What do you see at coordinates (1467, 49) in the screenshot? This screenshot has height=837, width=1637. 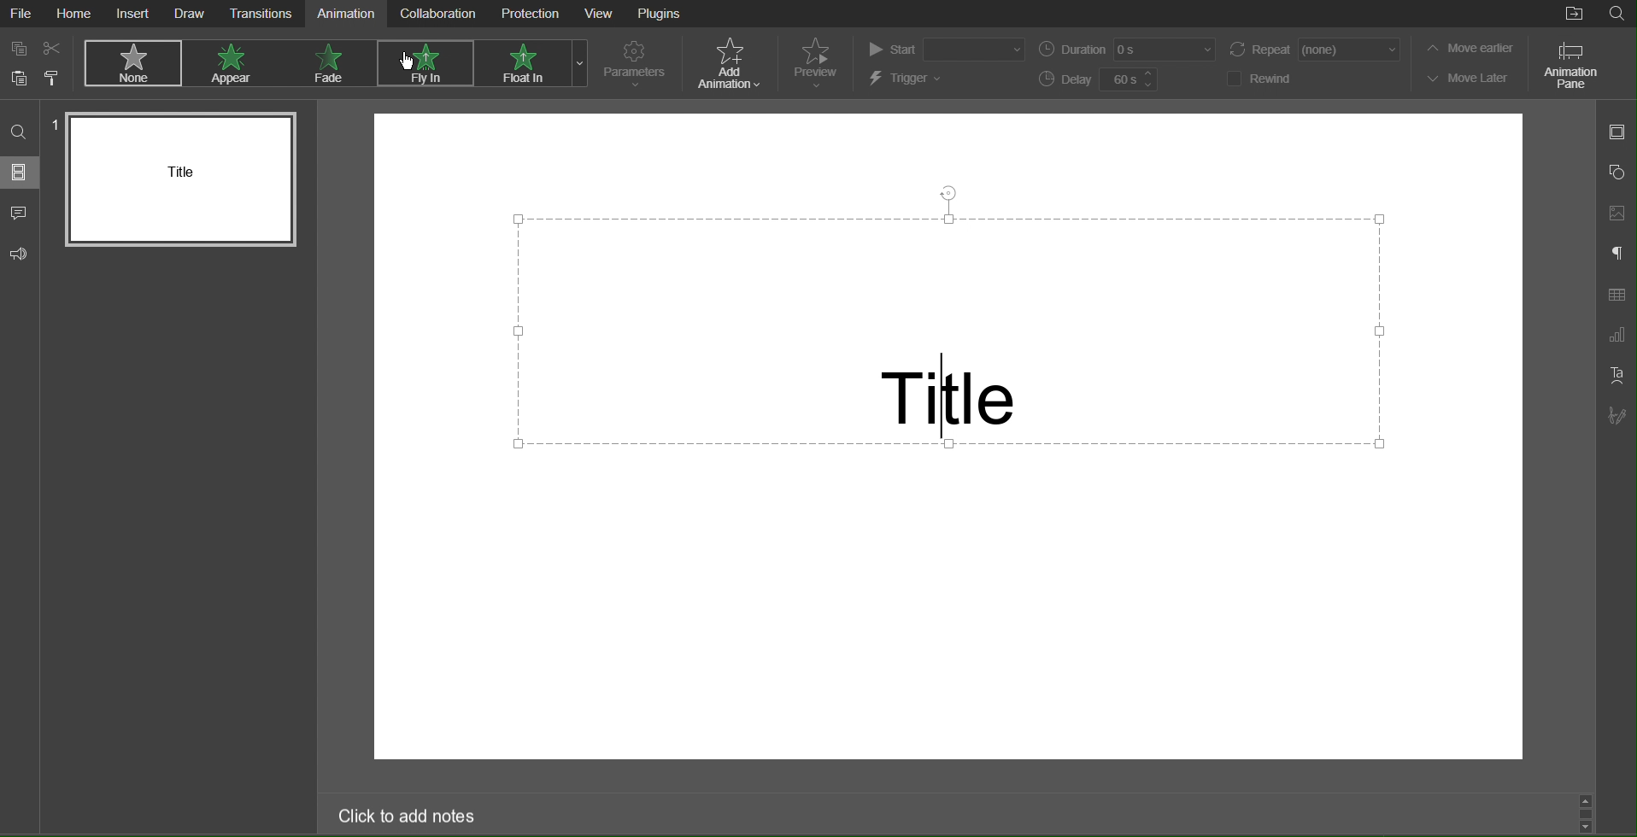 I see `Move earlier` at bounding box center [1467, 49].